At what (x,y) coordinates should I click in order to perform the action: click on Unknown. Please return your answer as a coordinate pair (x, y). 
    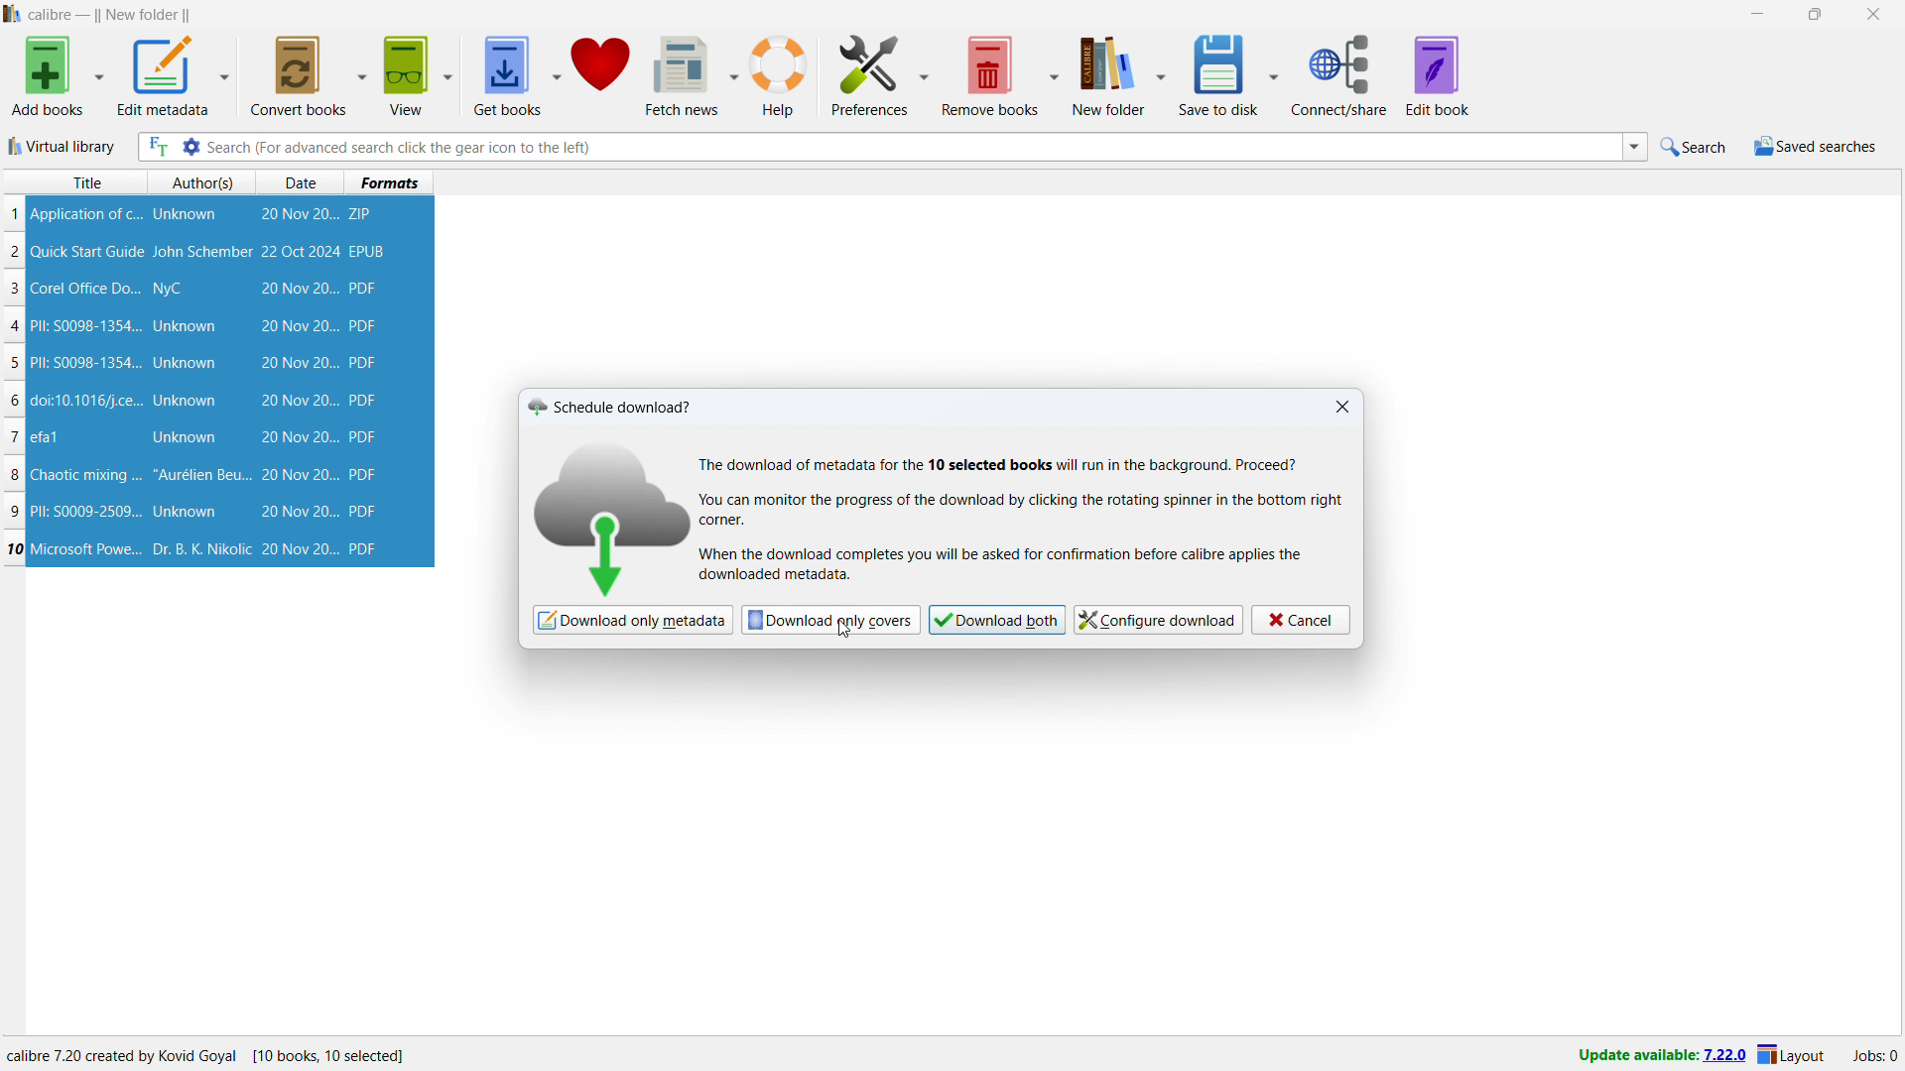
    Looking at the image, I should click on (185, 363).